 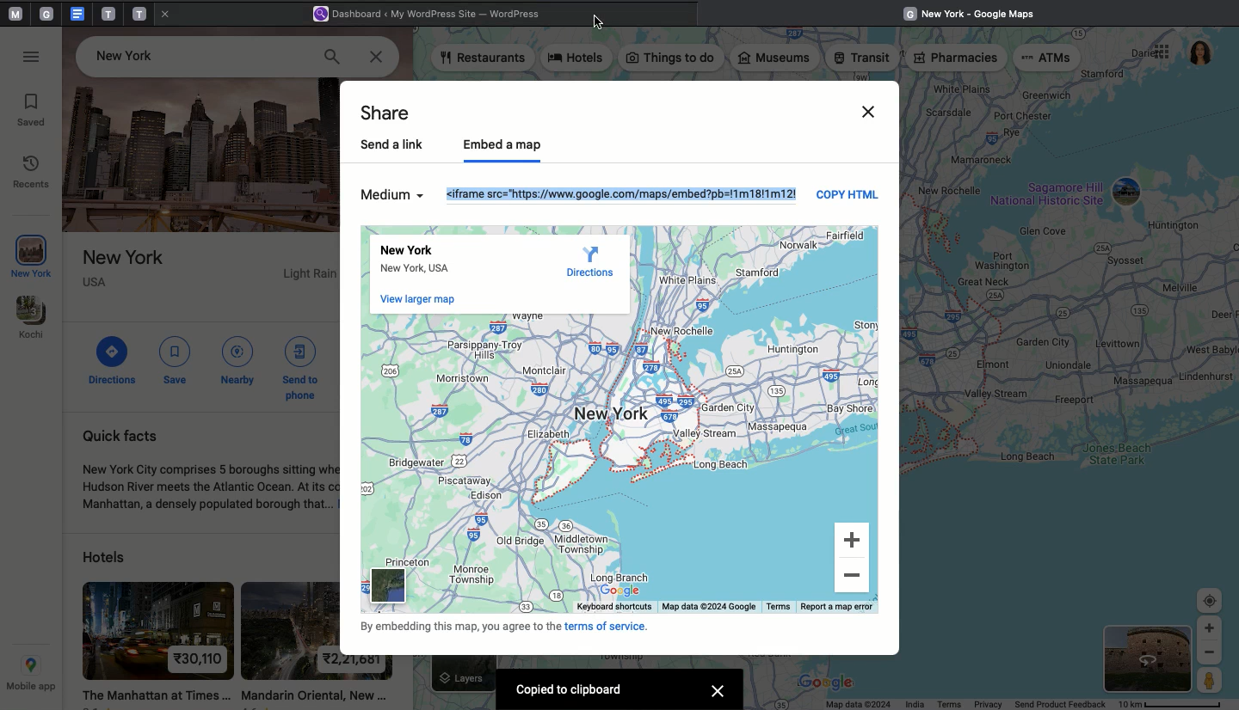 I want to click on Hotels, so click(x=100, y=557).